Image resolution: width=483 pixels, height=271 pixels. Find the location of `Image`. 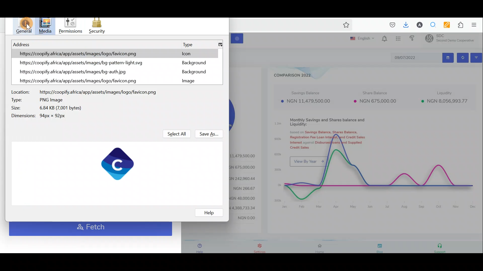

Image is located at coordinates (191, 81).